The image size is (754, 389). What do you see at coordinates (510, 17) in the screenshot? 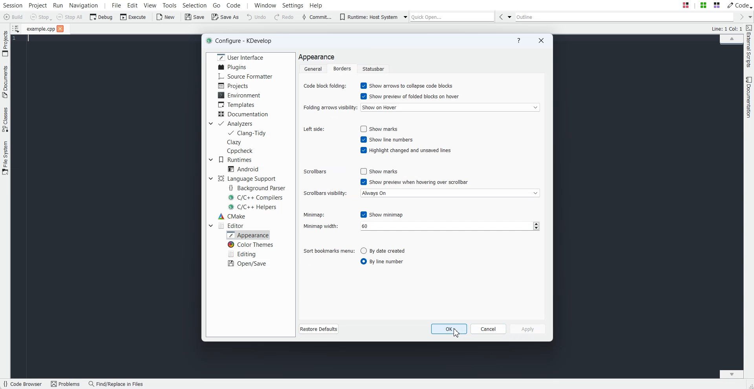
I see `Drop down box` at bounding box center [510, 17].